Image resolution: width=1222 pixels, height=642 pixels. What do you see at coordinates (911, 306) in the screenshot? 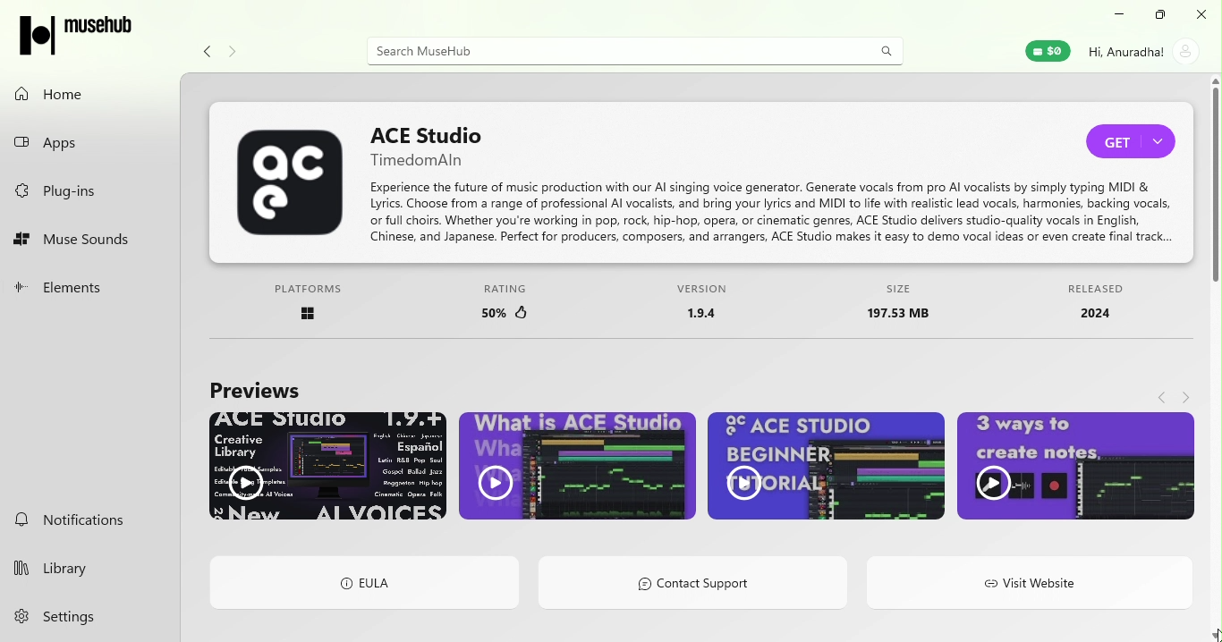
I see `Size` at bounding box center [911, 306].